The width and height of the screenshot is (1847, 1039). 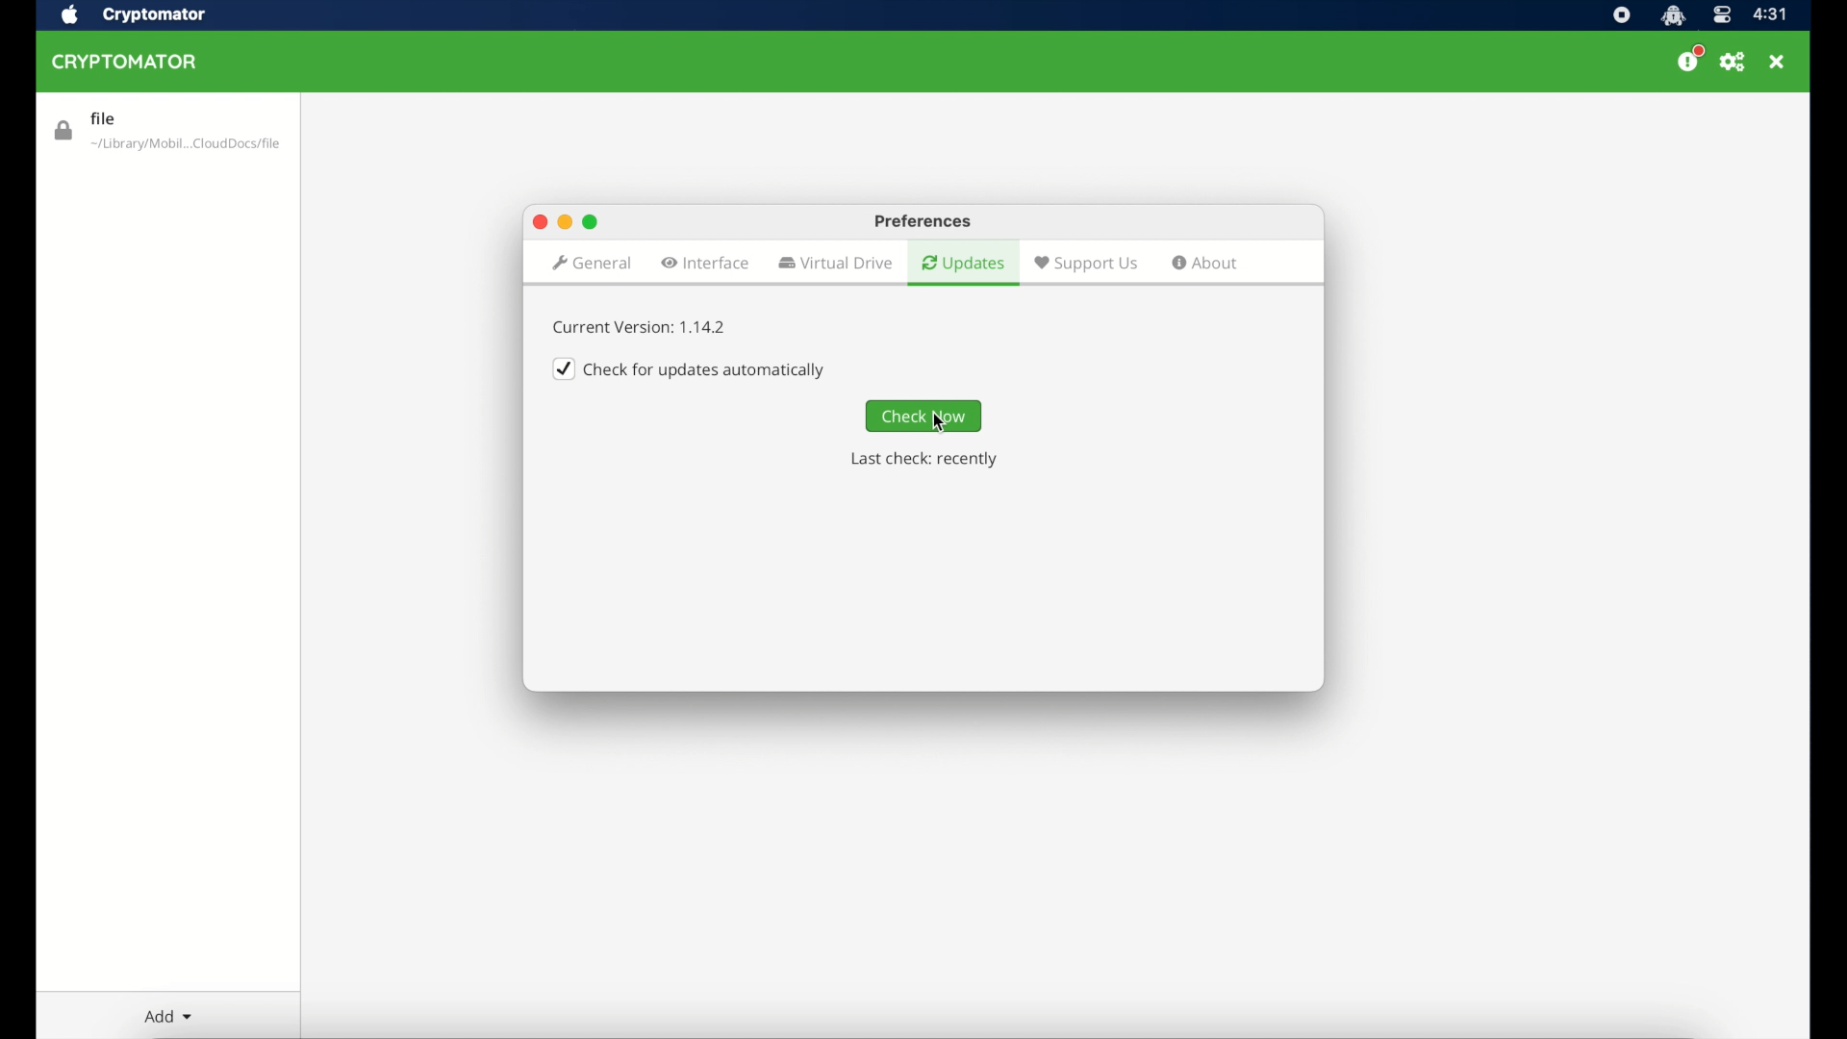 What do you see at coordinates (836, 264) in the screenshot?
I see `virtual drive` at bounding box center [836, 264].